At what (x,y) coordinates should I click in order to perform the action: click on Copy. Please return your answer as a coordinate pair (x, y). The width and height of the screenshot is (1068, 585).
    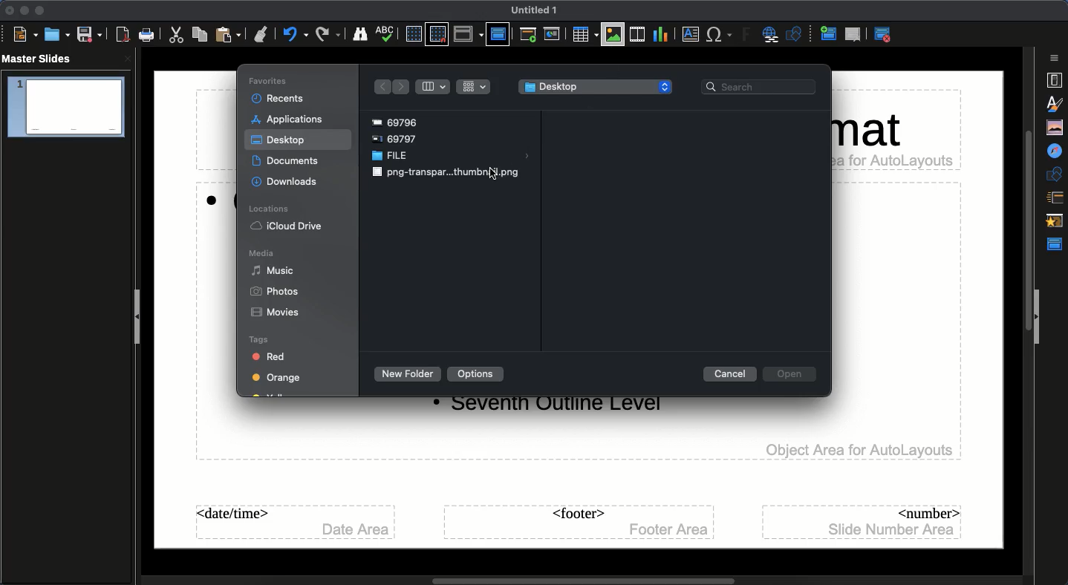
    Looking at the image, I should click on (200, 34).